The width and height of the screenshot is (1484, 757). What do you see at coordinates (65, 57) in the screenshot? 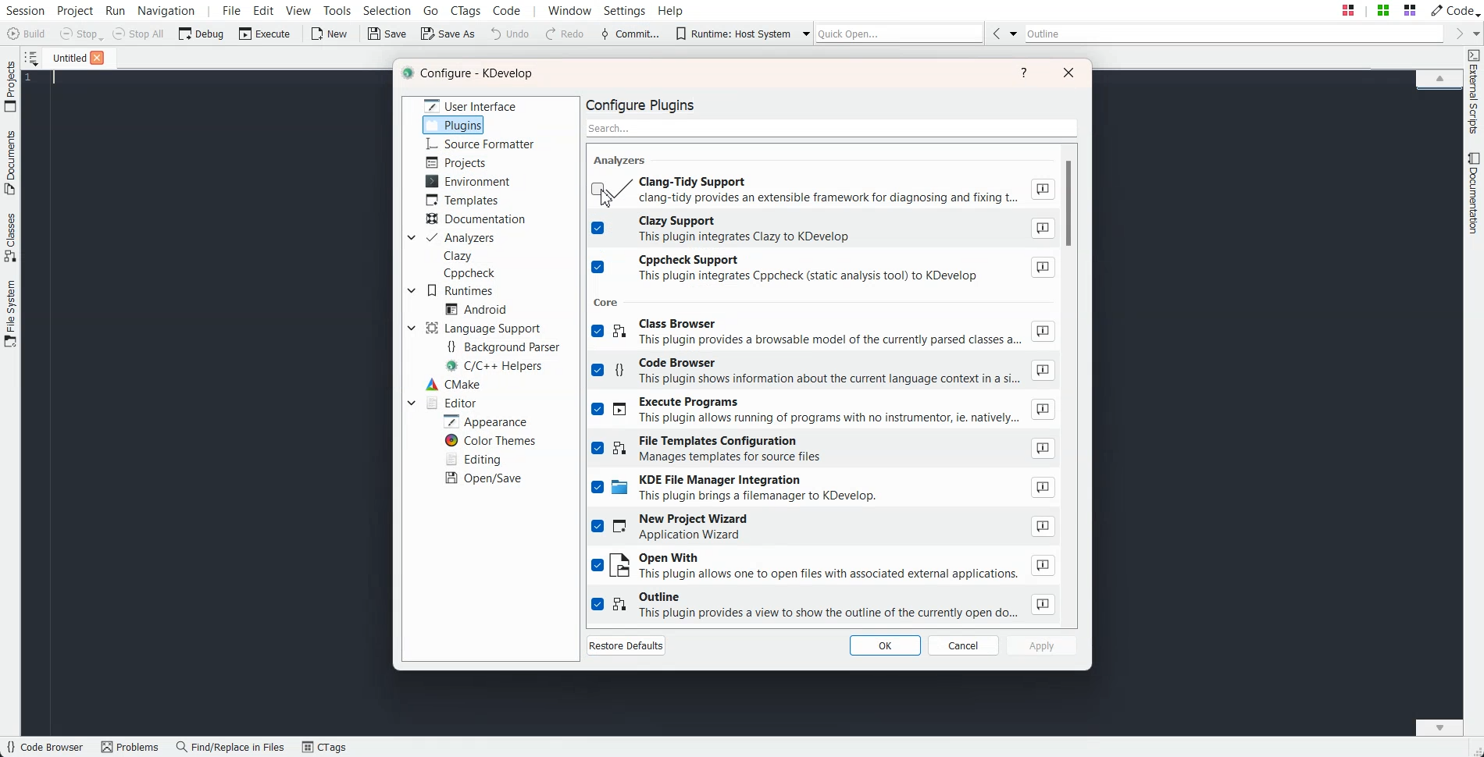
I see `File` at bounding box center [65, 57].